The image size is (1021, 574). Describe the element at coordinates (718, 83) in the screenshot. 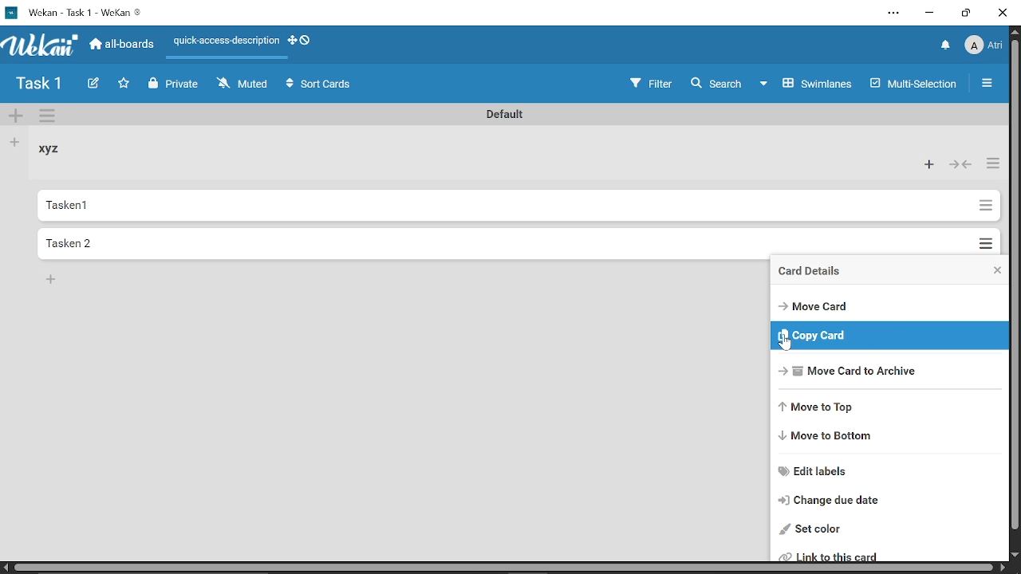

I see `Search` at that location.